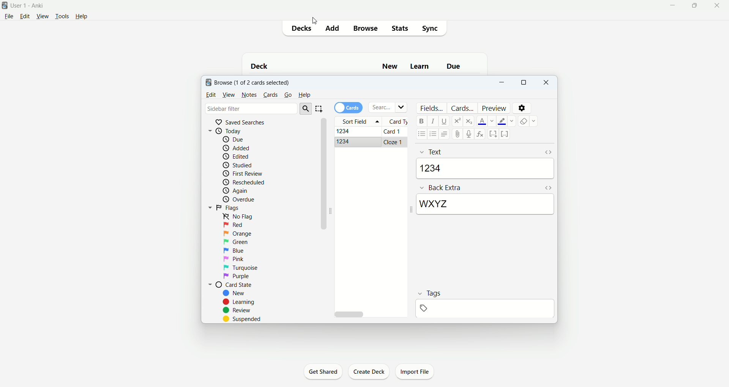 The width and height of the screenshot is (729, 387). I want to click on select, so click(321, 107).